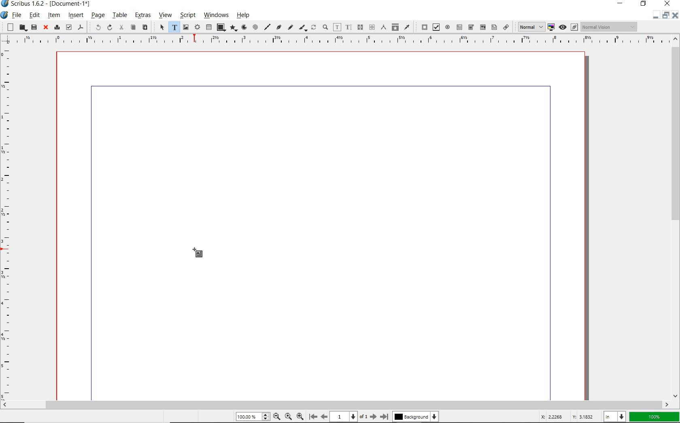 Image resolution: width=680 pixels, height=423 pixels. I want to click on measurements, so click(383, 28).